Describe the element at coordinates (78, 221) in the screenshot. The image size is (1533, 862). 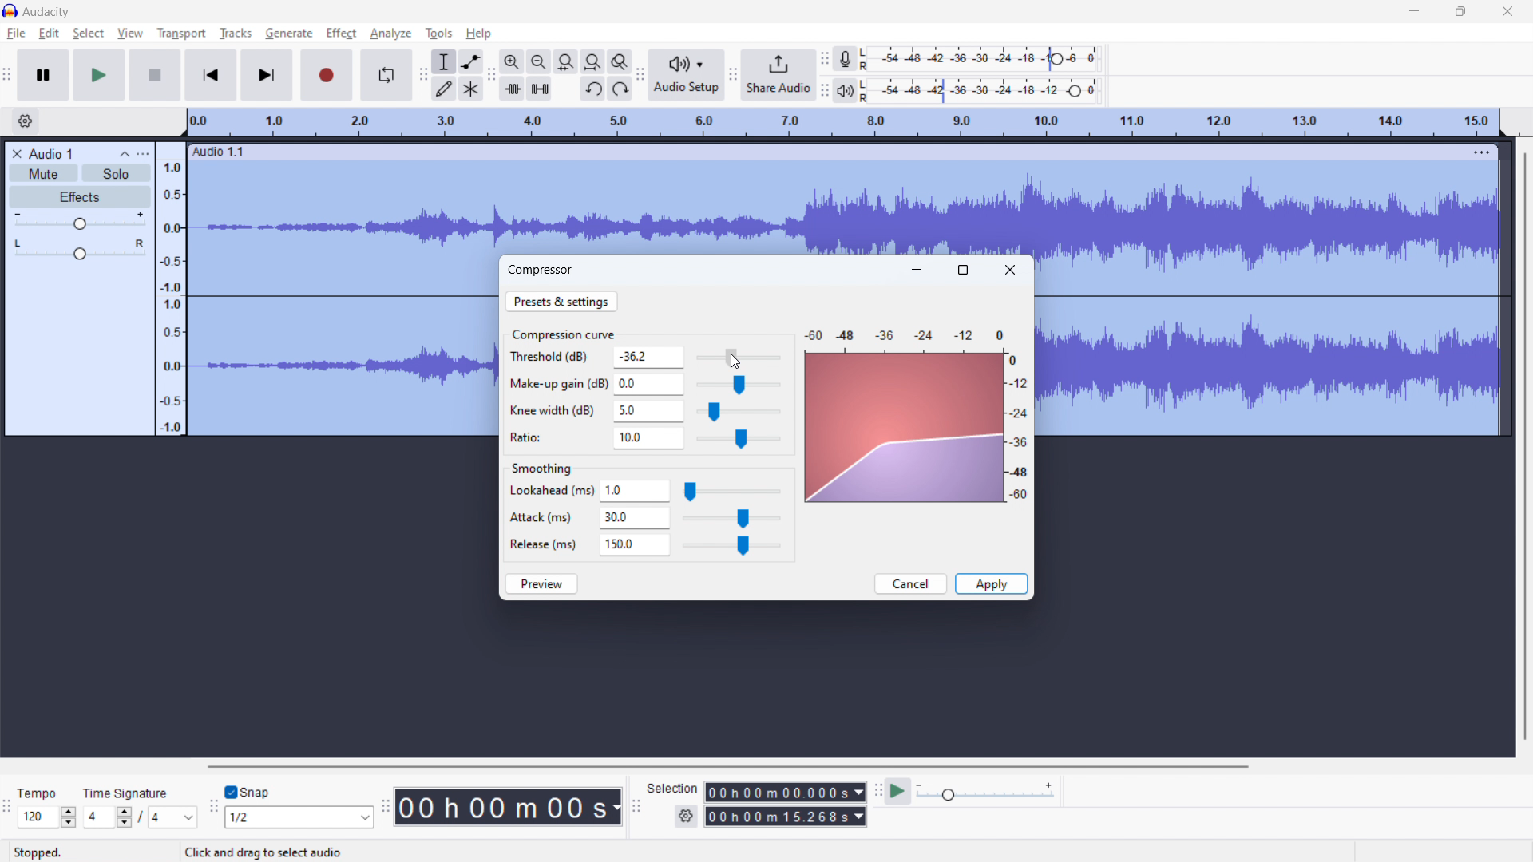
I see `volume` at that location.